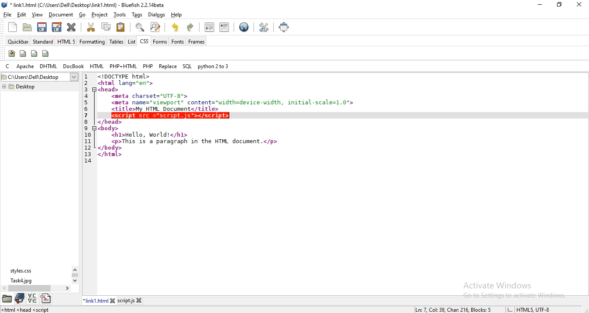 The height and width of the screenshot is (313, 589). Describe the element at coordinates (46, 298) in the screenshot. I see `directory` at that location.